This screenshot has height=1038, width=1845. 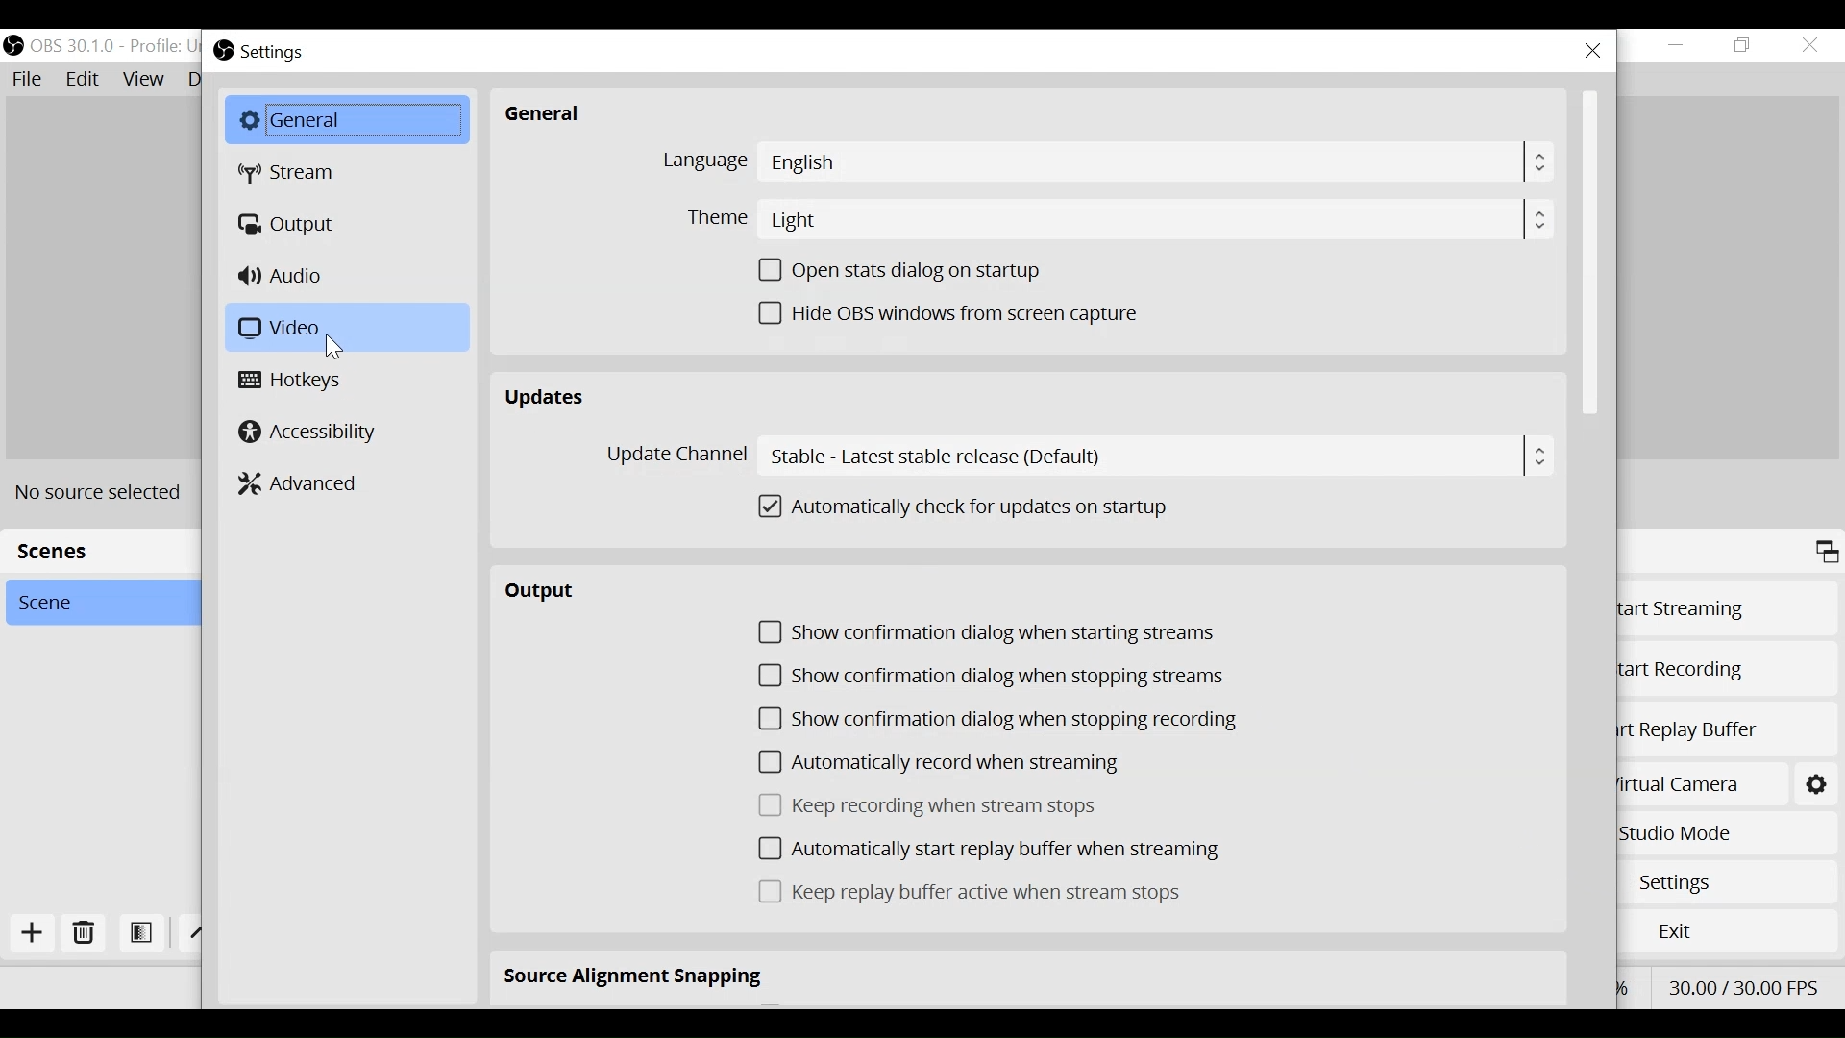 I want to click on Source Alignment Snapping, so click(x=633, y=977).